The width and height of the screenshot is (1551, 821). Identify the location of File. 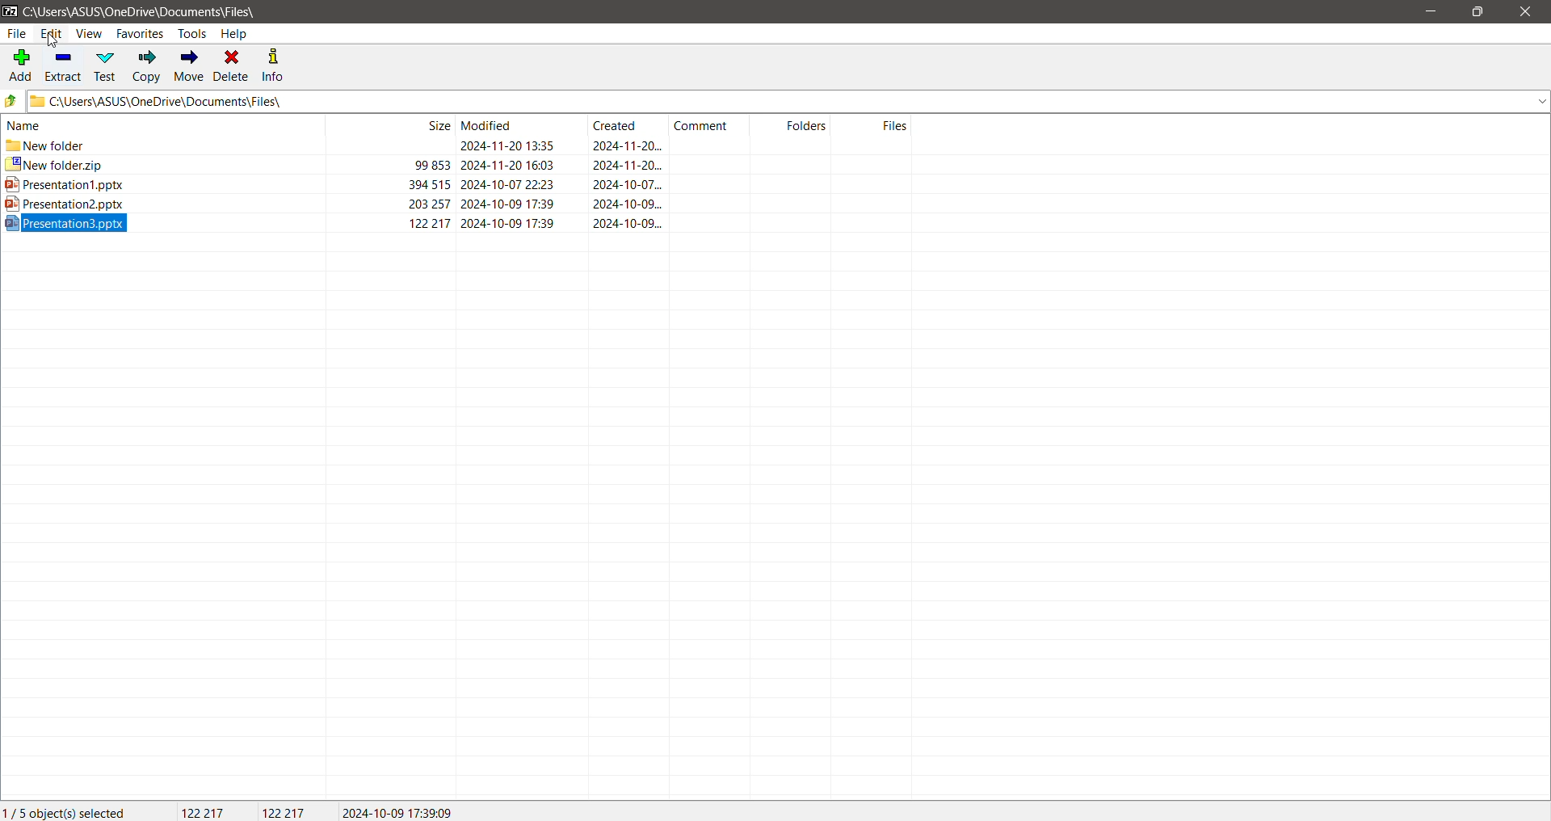
(15, 34).